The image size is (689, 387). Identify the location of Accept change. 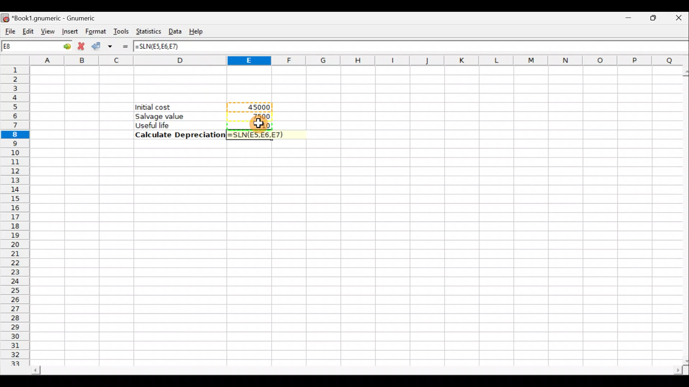
(104, 45).